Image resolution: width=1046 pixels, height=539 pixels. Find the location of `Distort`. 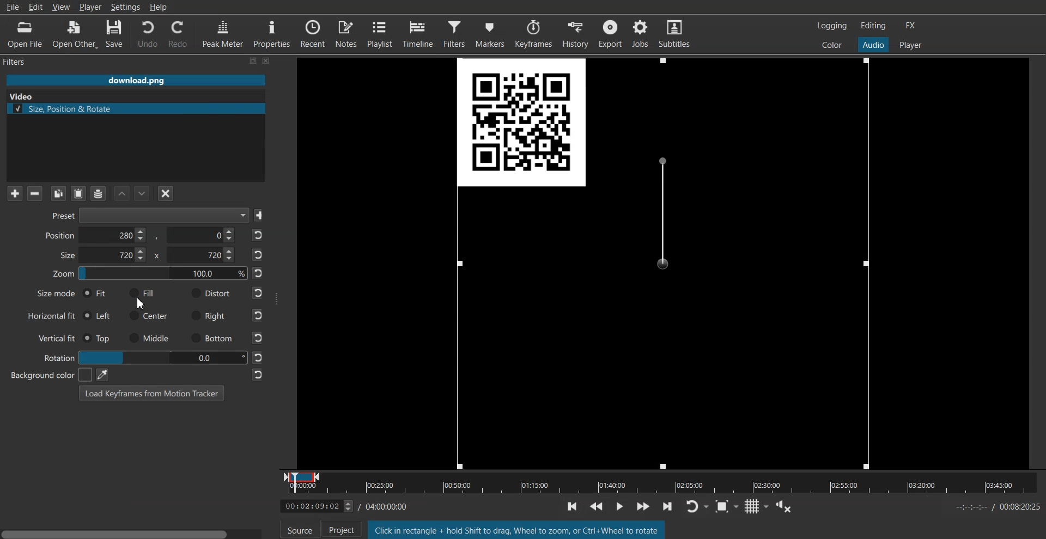

Distort is located at coordinates (210, 293).